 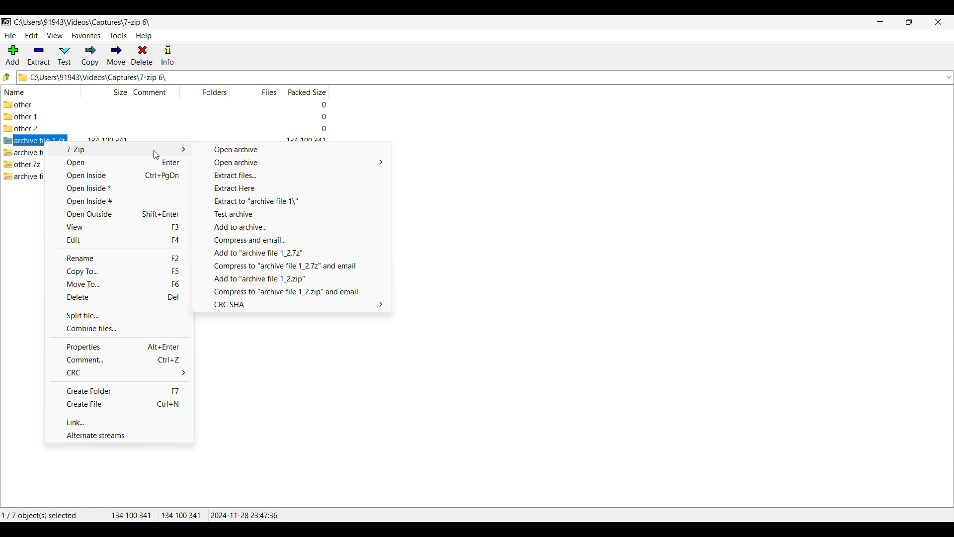 What do you see at coordinates (118, 176) in the screenshot?
I see `Open inside` at bounding box center [118, 176].